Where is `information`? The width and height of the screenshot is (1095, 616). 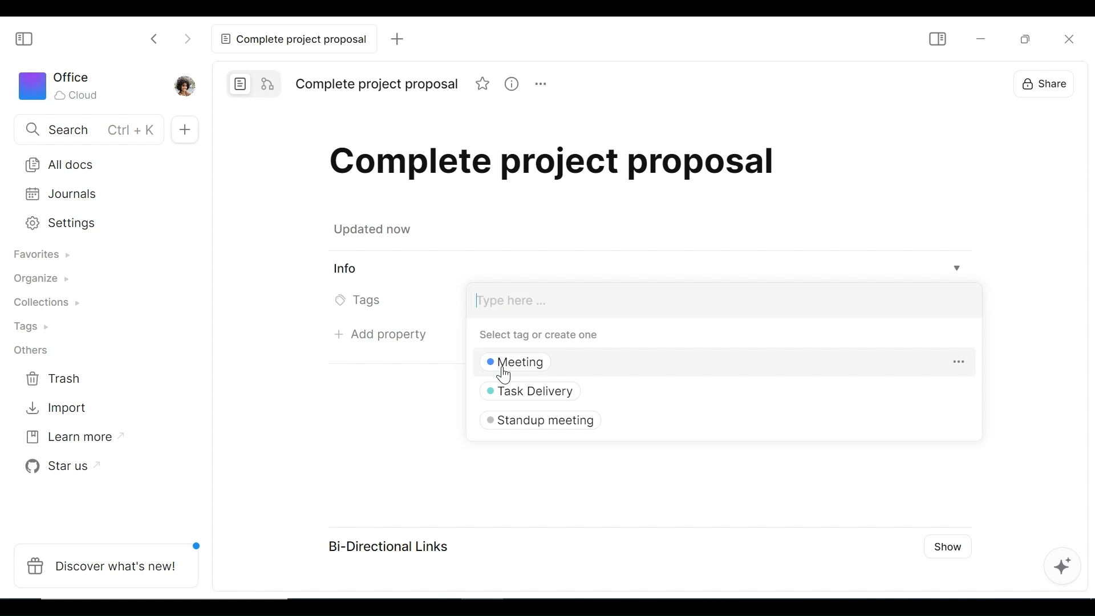
information is located at coordinates (513, 84).